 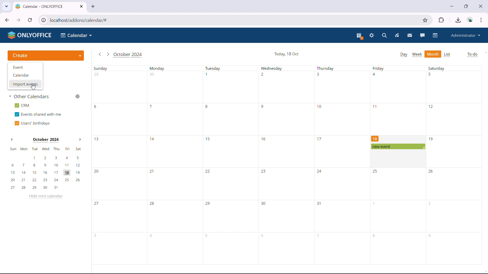 I want to click on Thursday, so click(x=325, y=68).